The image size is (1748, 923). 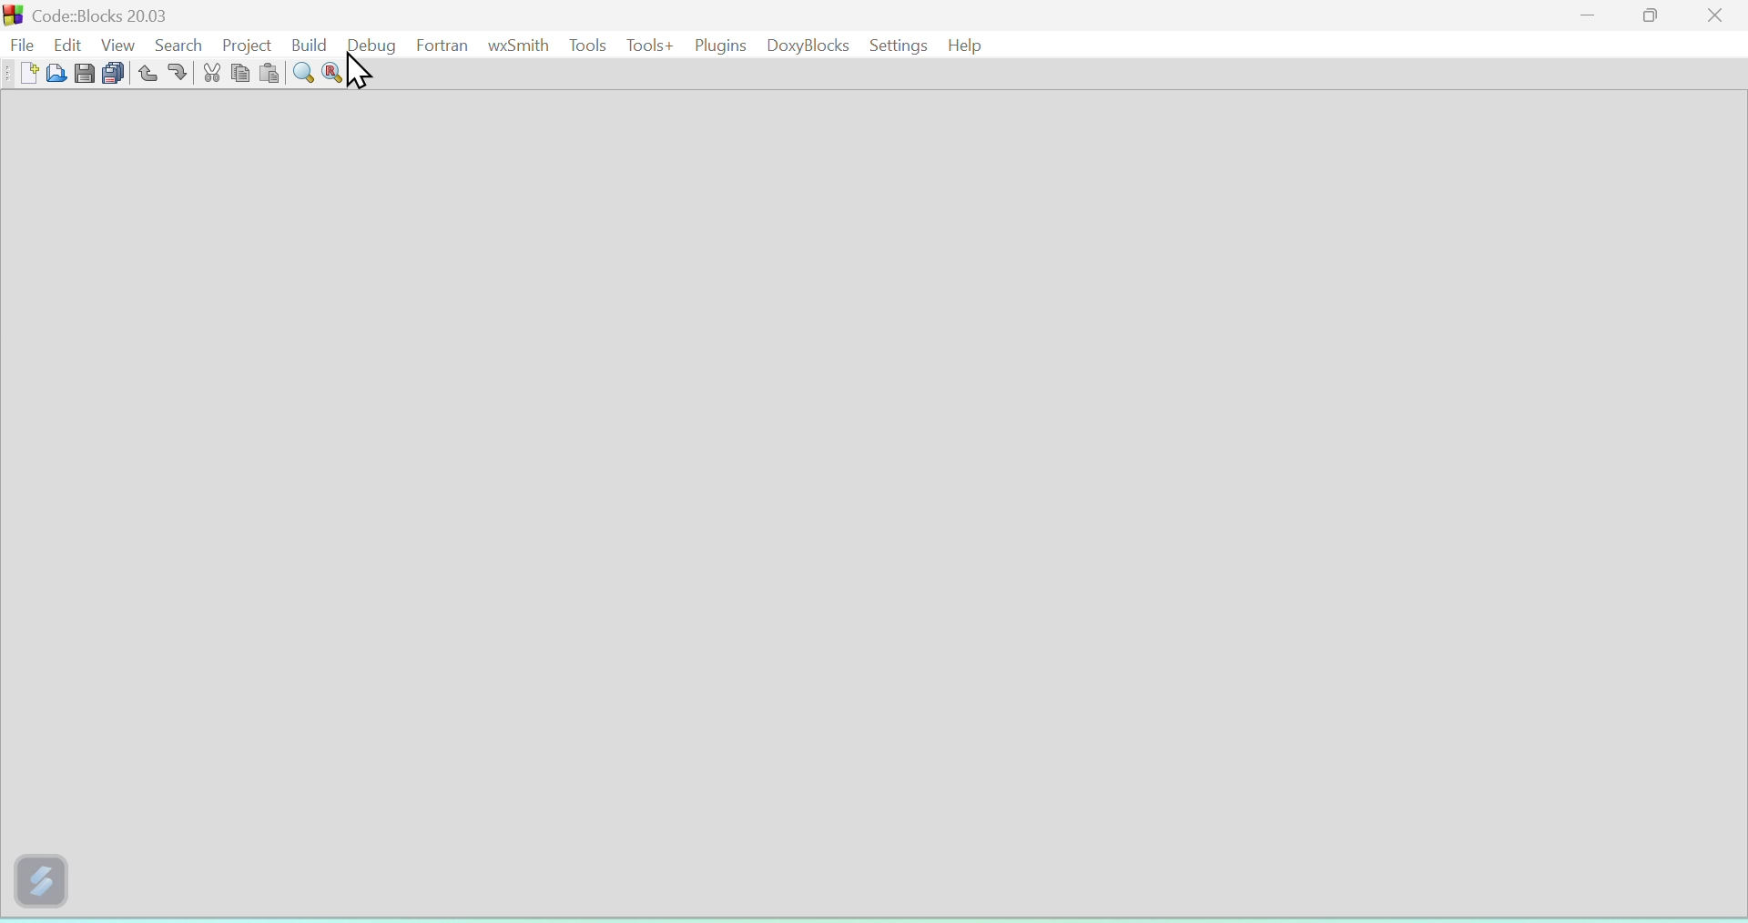 What do you see at coordinates (371, 45) in the screenshot?
I see `Debug` at bounding box center [371, 45].